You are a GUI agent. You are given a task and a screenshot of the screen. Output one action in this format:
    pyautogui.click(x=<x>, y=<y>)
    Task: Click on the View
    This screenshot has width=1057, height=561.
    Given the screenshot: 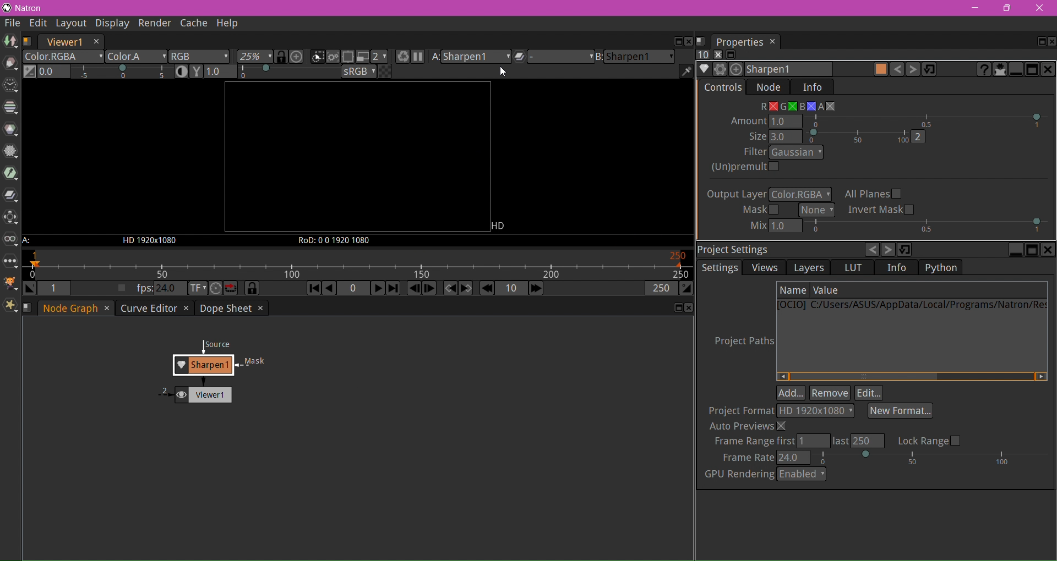 What is the action you would take?
    pyautogui.click(x=11, y=241)
    